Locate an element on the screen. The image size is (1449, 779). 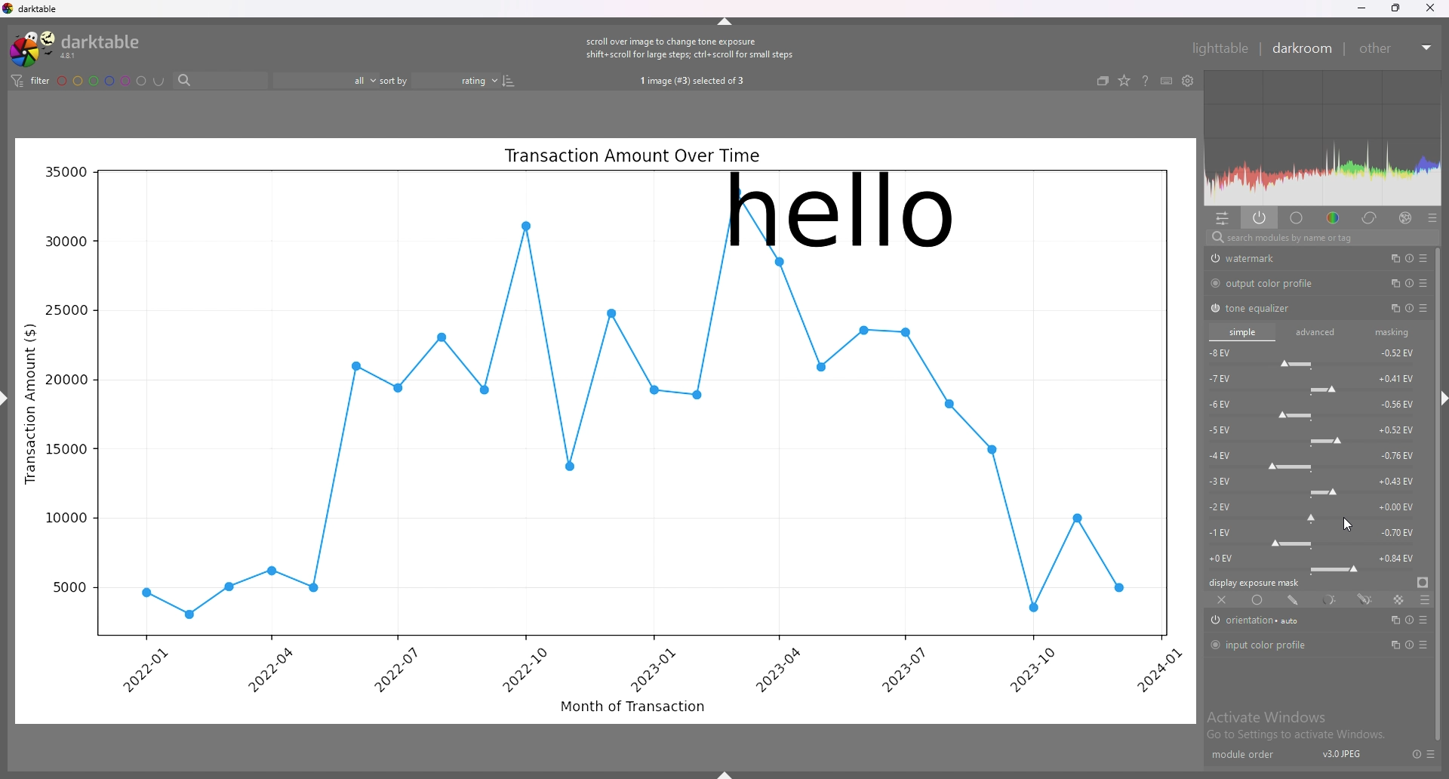
other is located at coordinates (1380, 49).